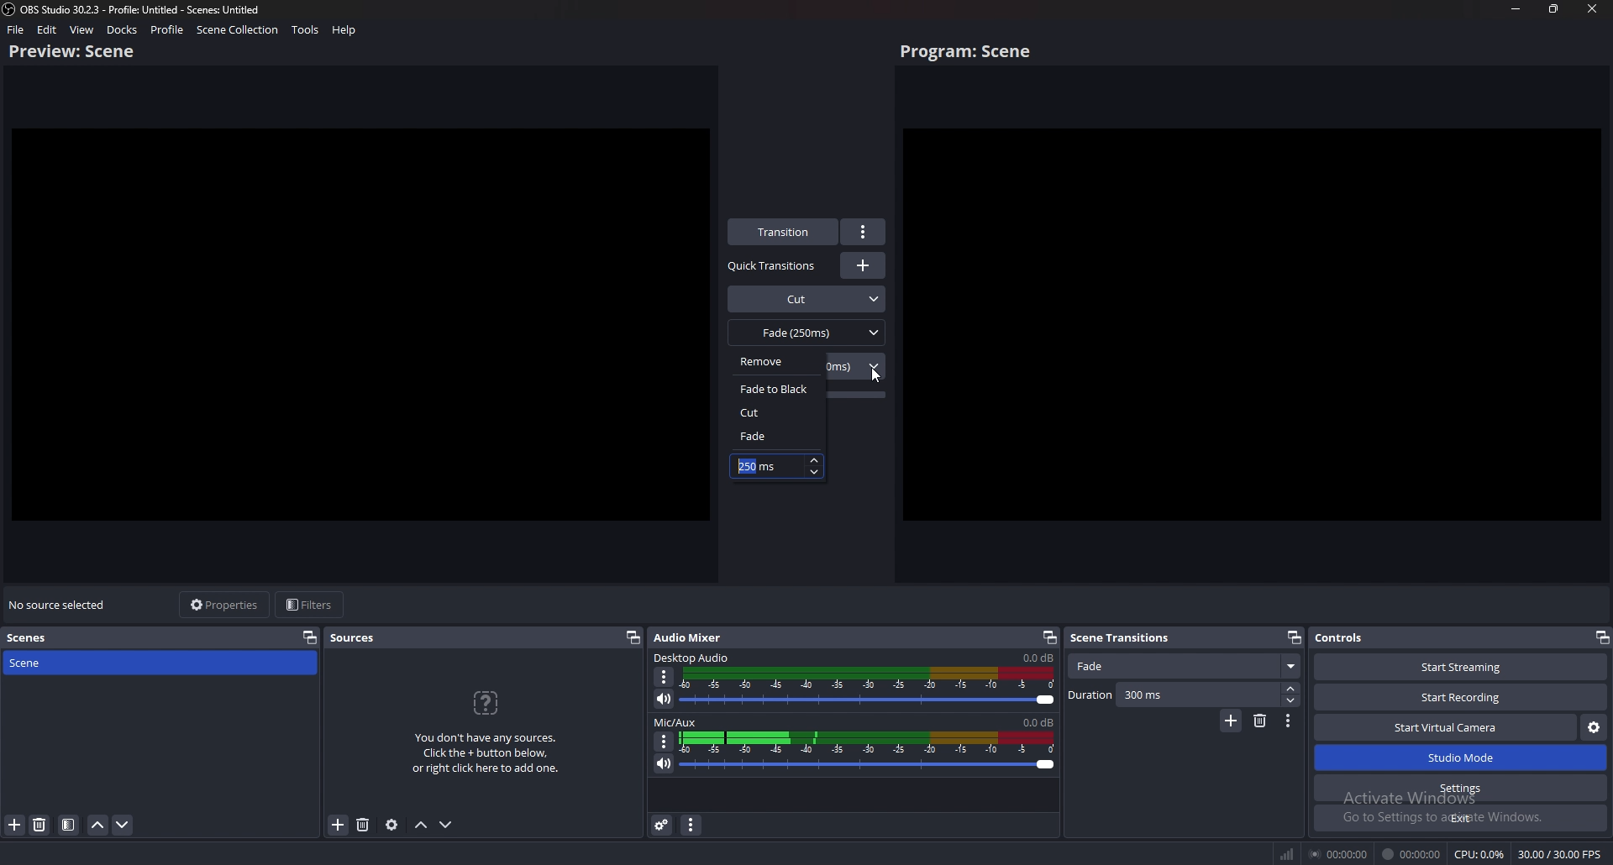 The image size is (1613, 865). Describe the element at coordinates (354, 638) in the screenshot. I see `sources` at that location.